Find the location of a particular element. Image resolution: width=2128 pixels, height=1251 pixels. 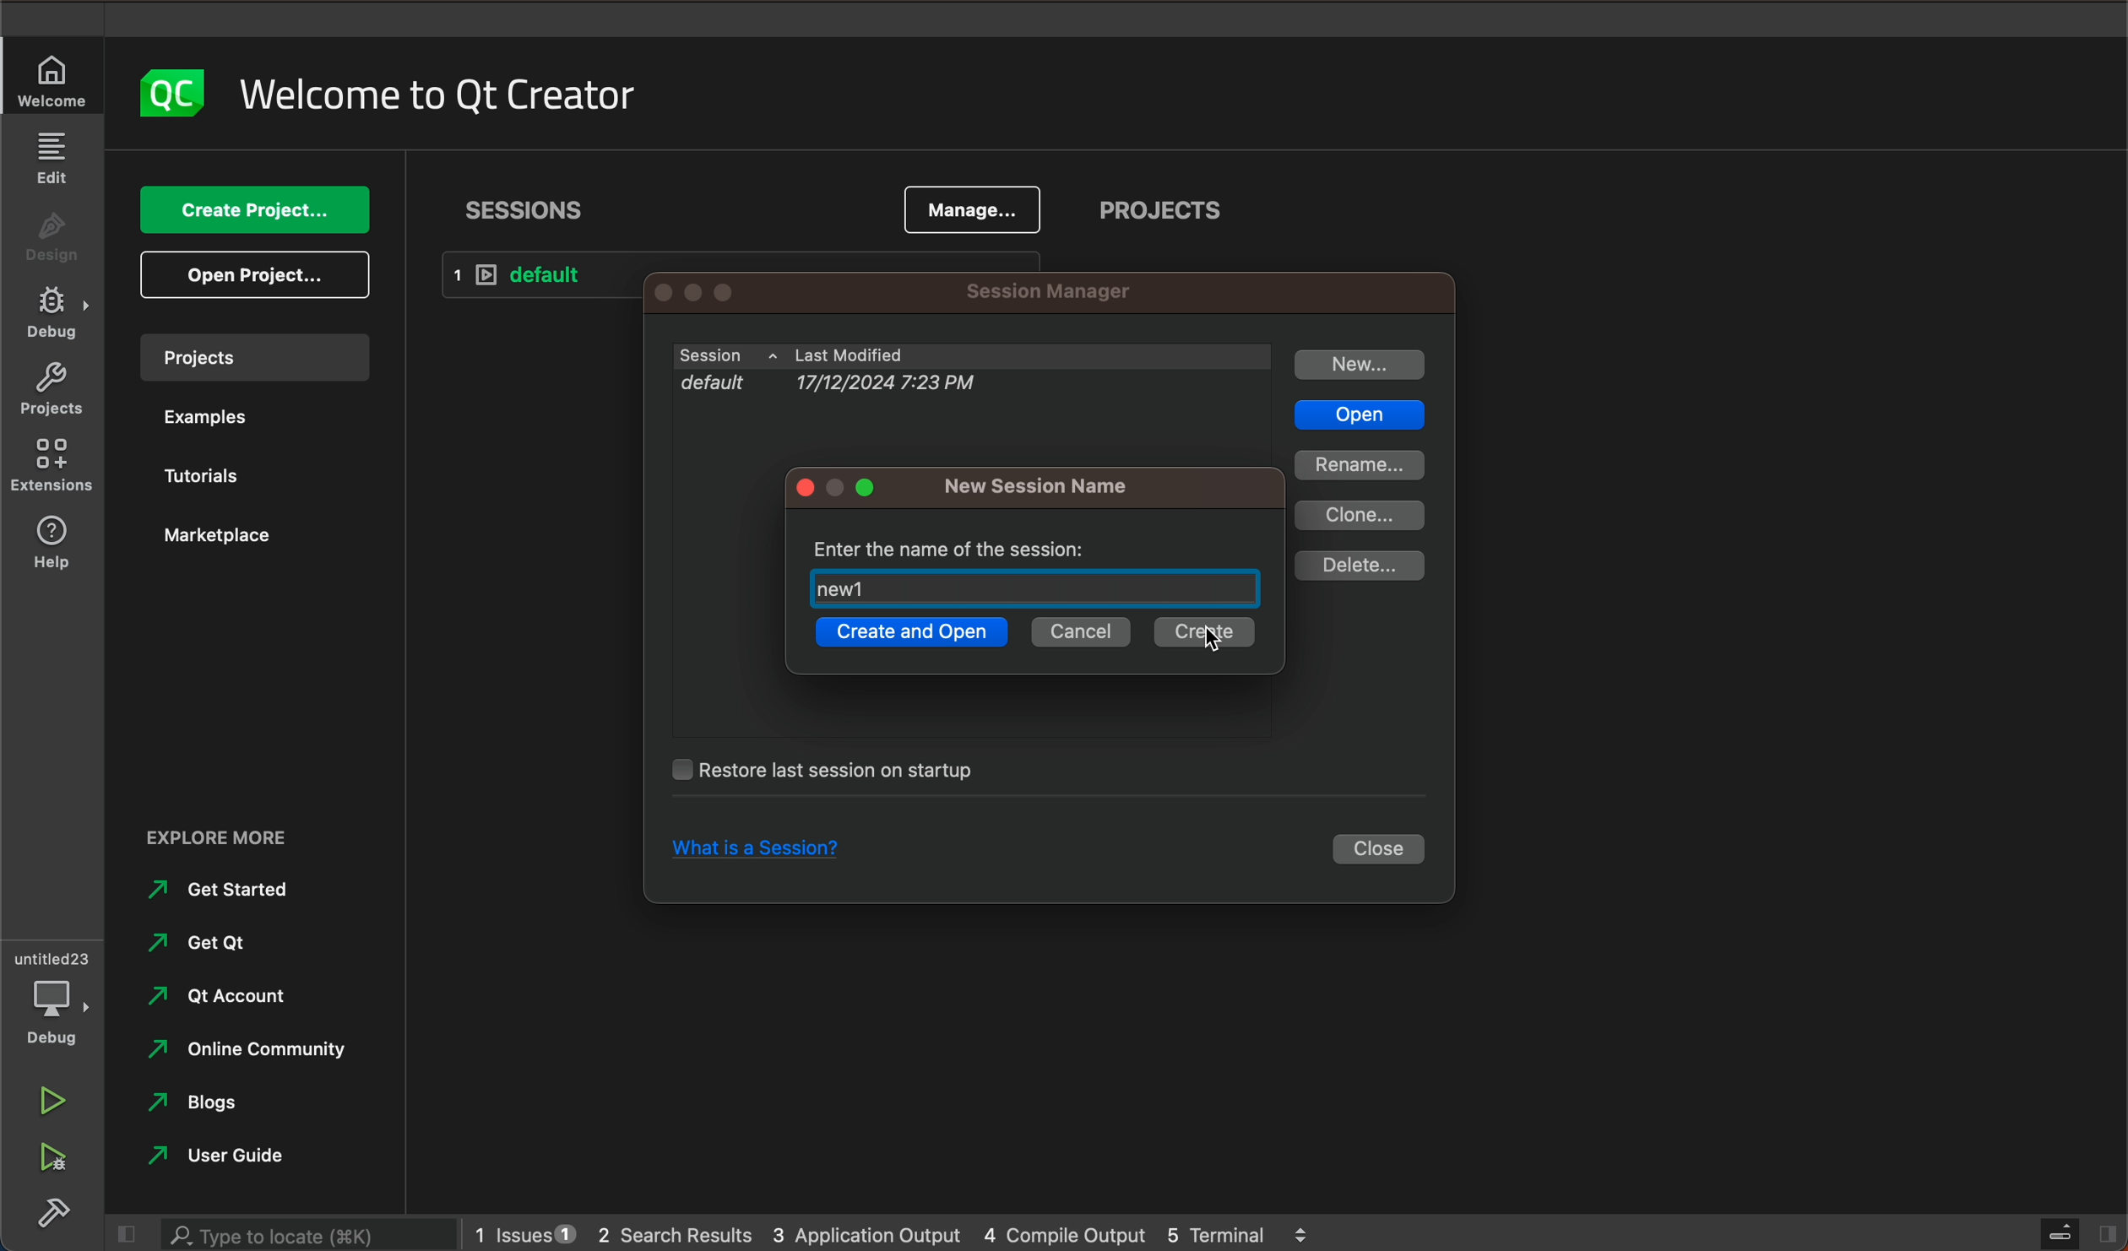

default is located at coordinates (543, 276).